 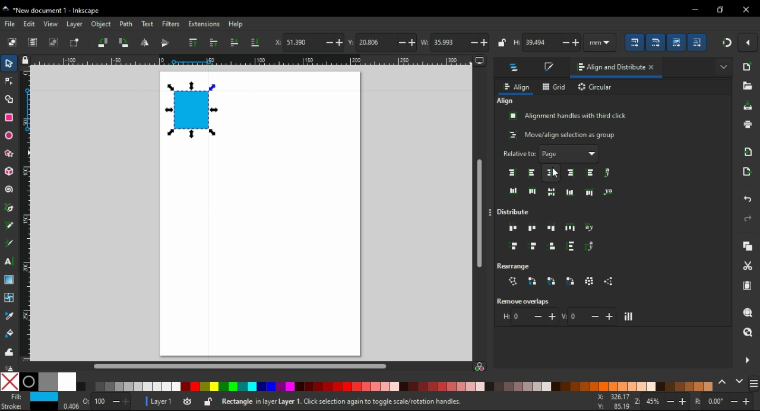 What do you see at coordinates (9, 189) in the screenshot?
I see `spiral tool` at bounding box center [9, 189].